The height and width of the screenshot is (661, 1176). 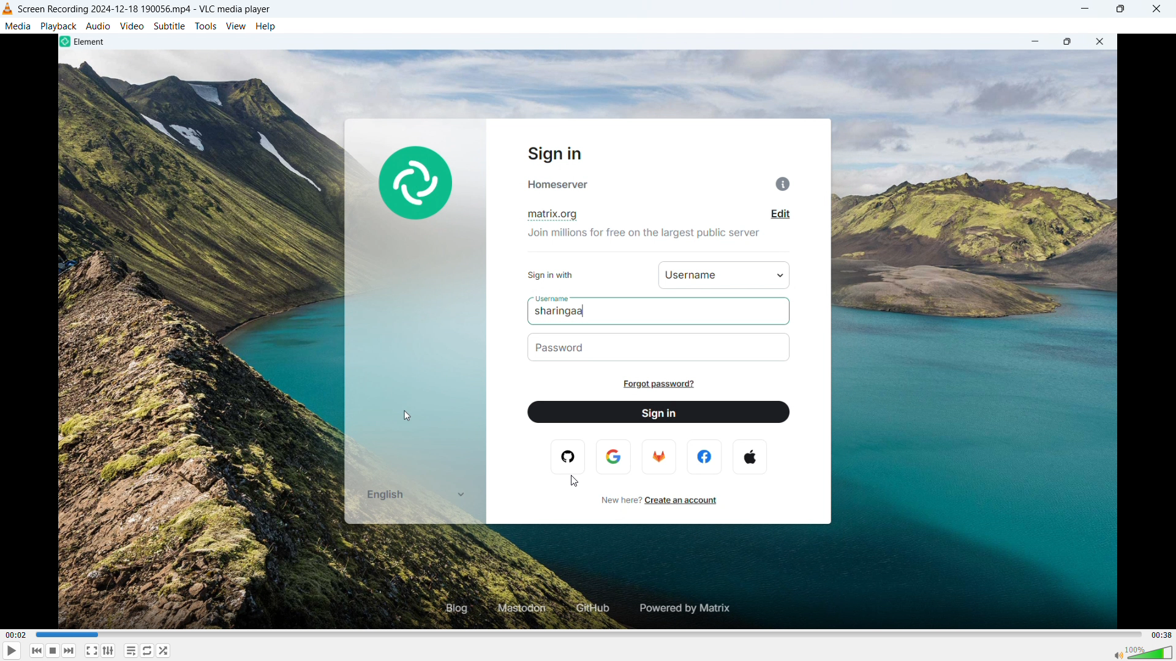 I want to click on backward or previous media, so click(x=36, y=651).